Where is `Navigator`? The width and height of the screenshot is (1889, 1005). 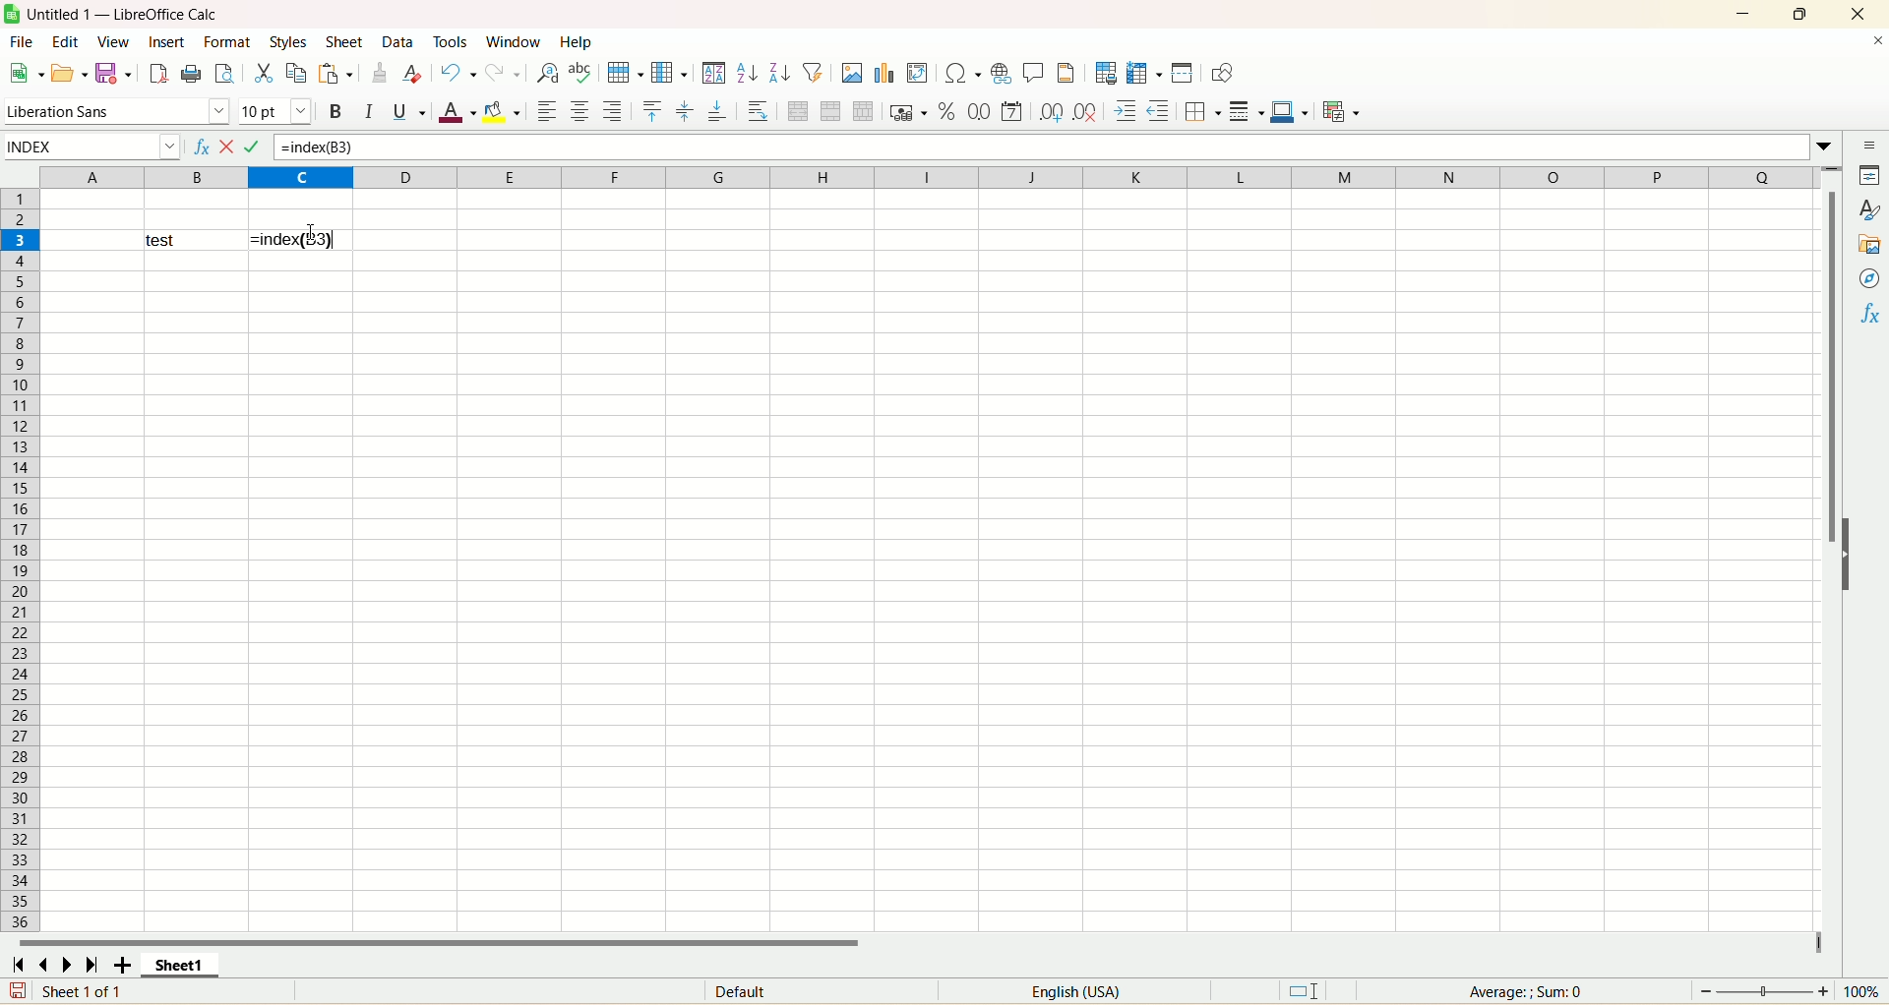
Navigator is located at coordinates (1867, 278).